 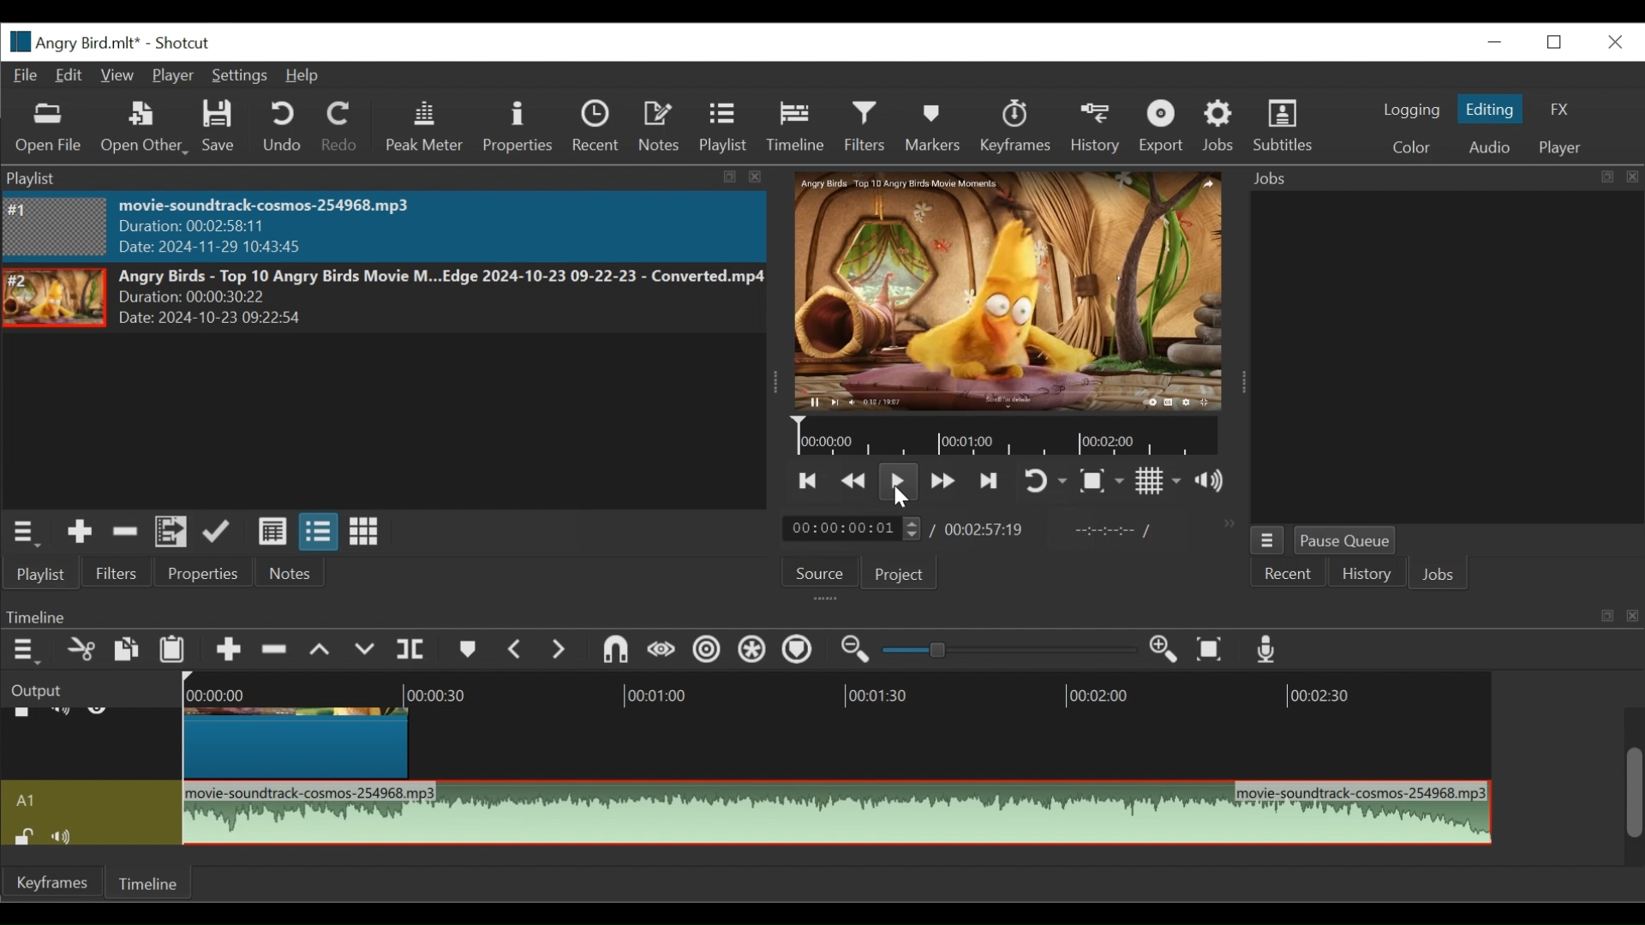 I want to click on Previous marker, so click(x=515, y=648).